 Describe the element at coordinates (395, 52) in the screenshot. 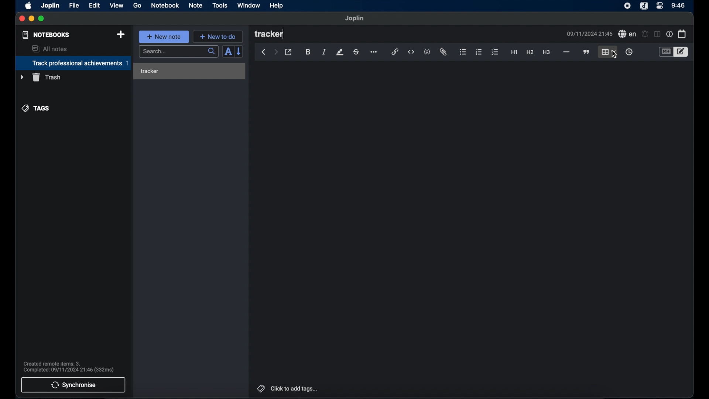

I see `hyperlink` at that location.